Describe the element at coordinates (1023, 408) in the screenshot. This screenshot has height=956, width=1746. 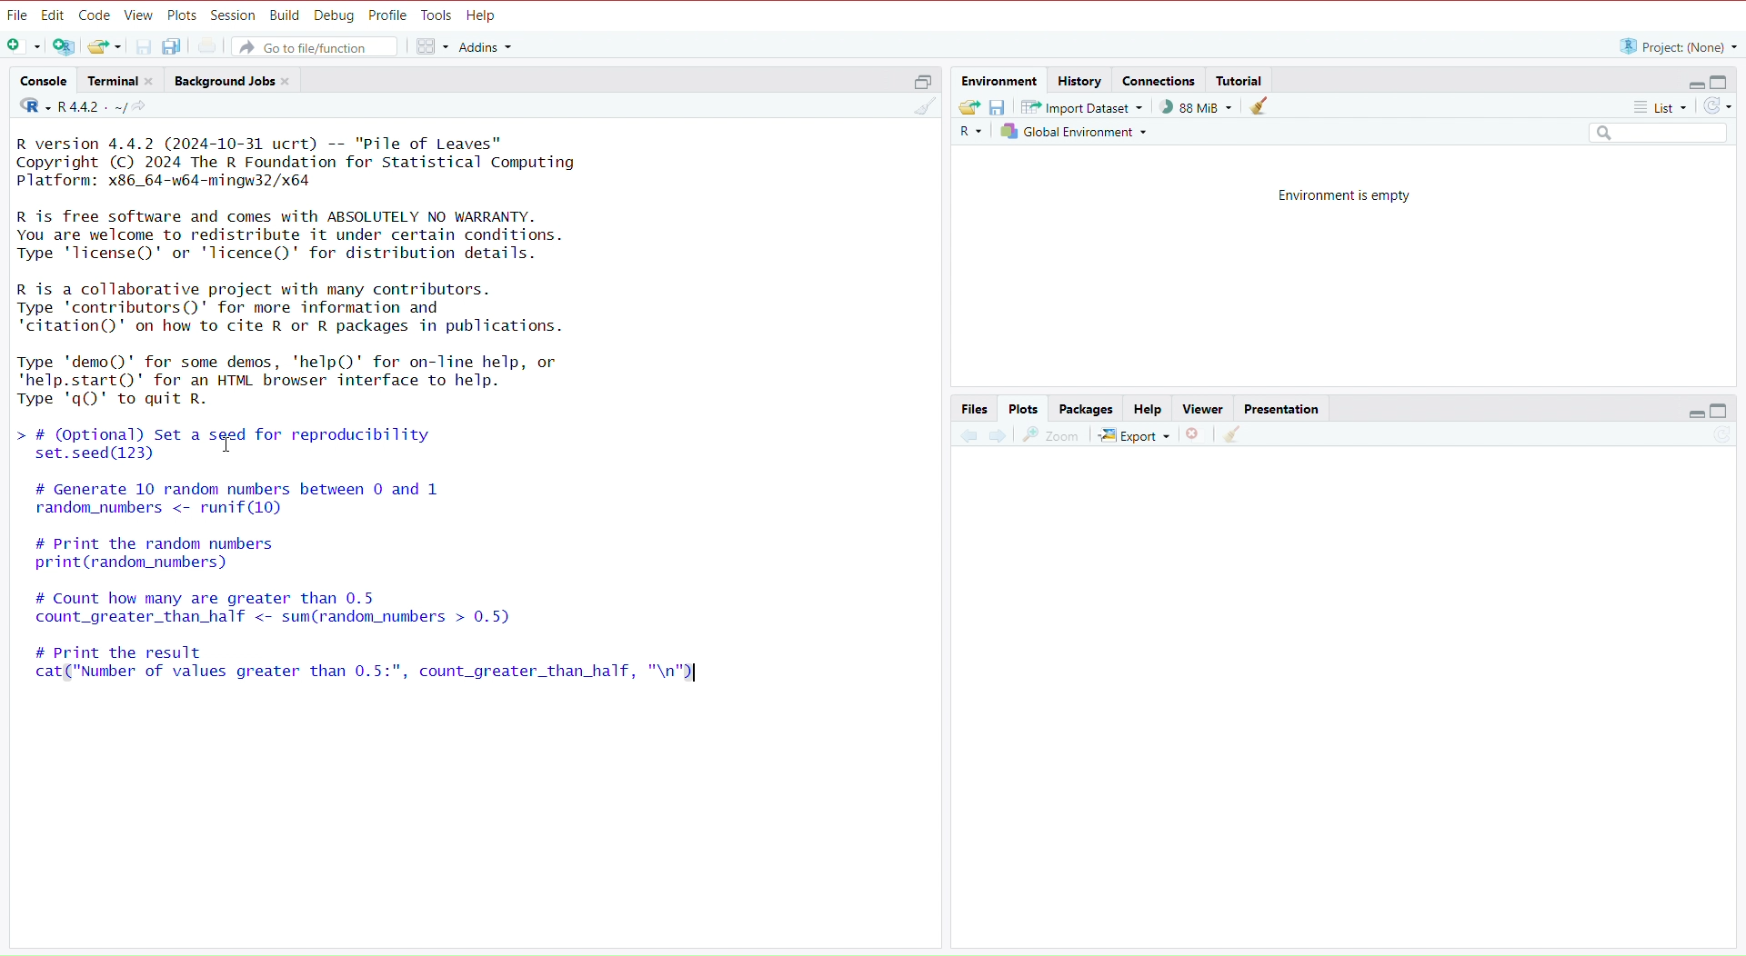
I see `Plots` at that location.